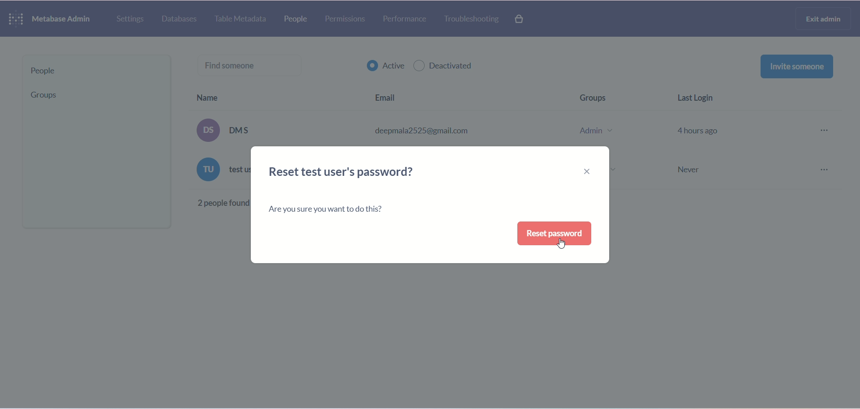 This screenshot has height=409, width=860. Describe the element at coordinates (588, 172) in the screenshot. I see `close` at that location.